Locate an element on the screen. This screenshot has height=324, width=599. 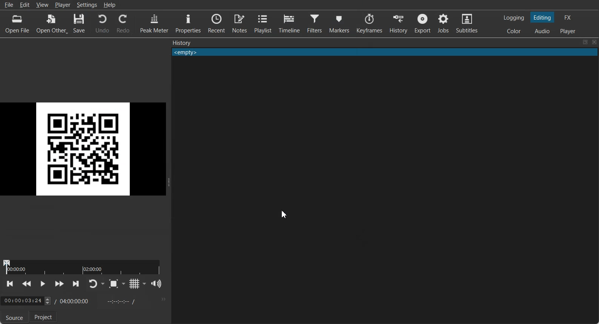
Play Quickly Backward is located at coordinates (27, 284).